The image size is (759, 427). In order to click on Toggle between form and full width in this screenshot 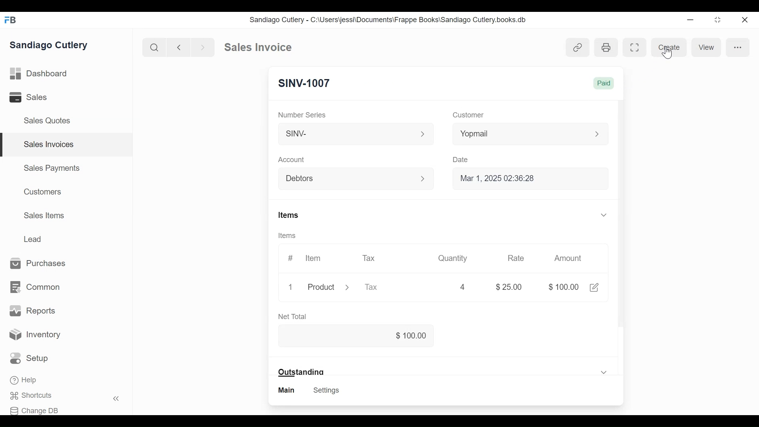, I will do `click(636, 47)`.